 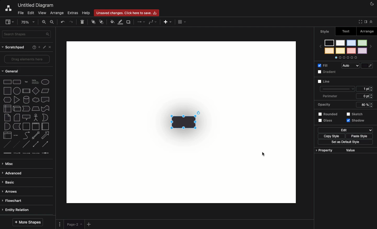 I want to click on Edit, so click(x=30, y=13).